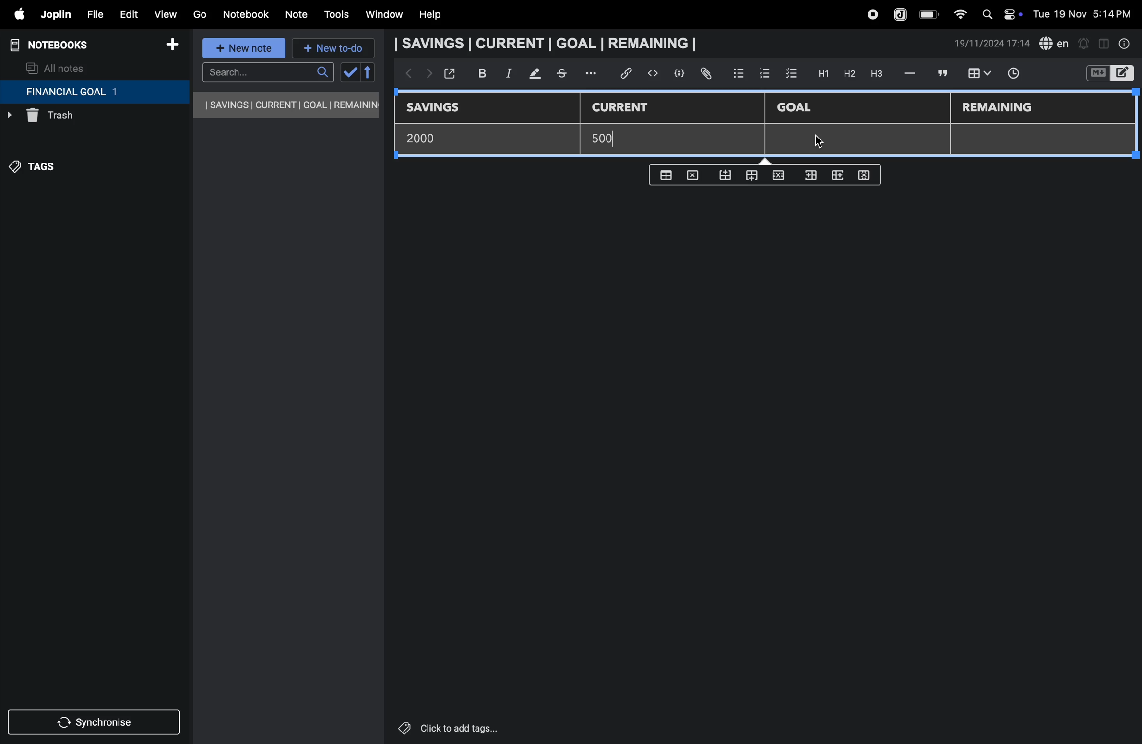  I want to click on H1, so click(822, 74).